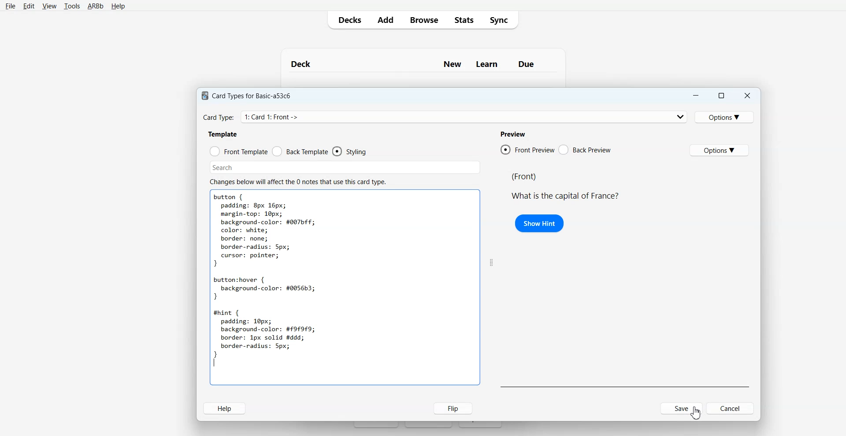 The image size is (846, 436). Describe the element at coordinates (423, 19) in the screenshot. I see `Browse` at that location.